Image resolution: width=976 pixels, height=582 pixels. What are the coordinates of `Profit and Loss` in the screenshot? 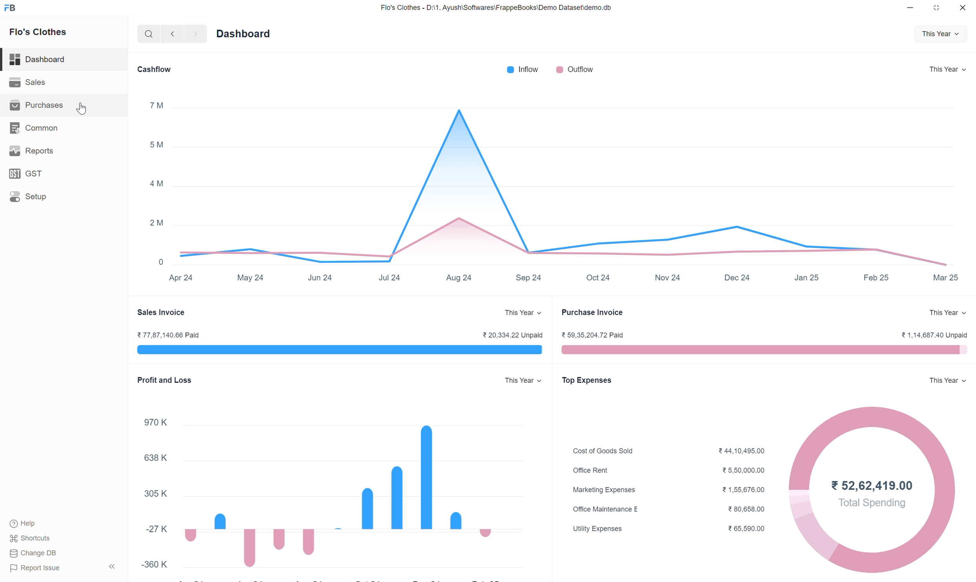 It's located at (165, 380).